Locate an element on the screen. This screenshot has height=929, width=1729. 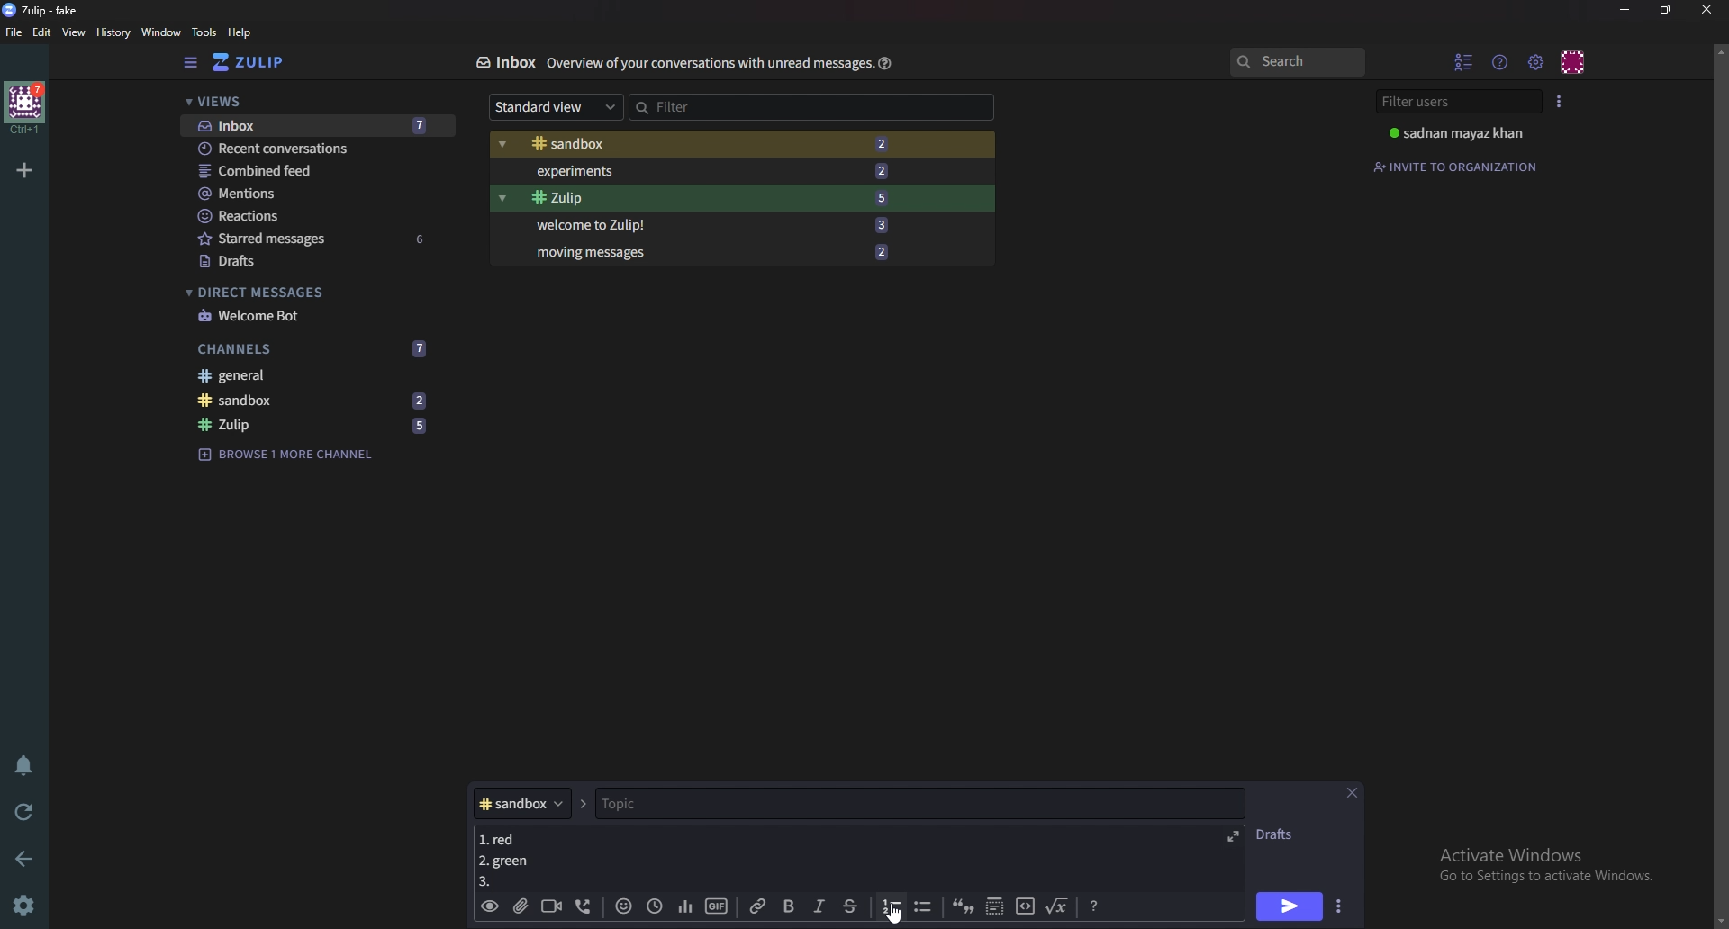
topic is located at coordinates (687, 801).